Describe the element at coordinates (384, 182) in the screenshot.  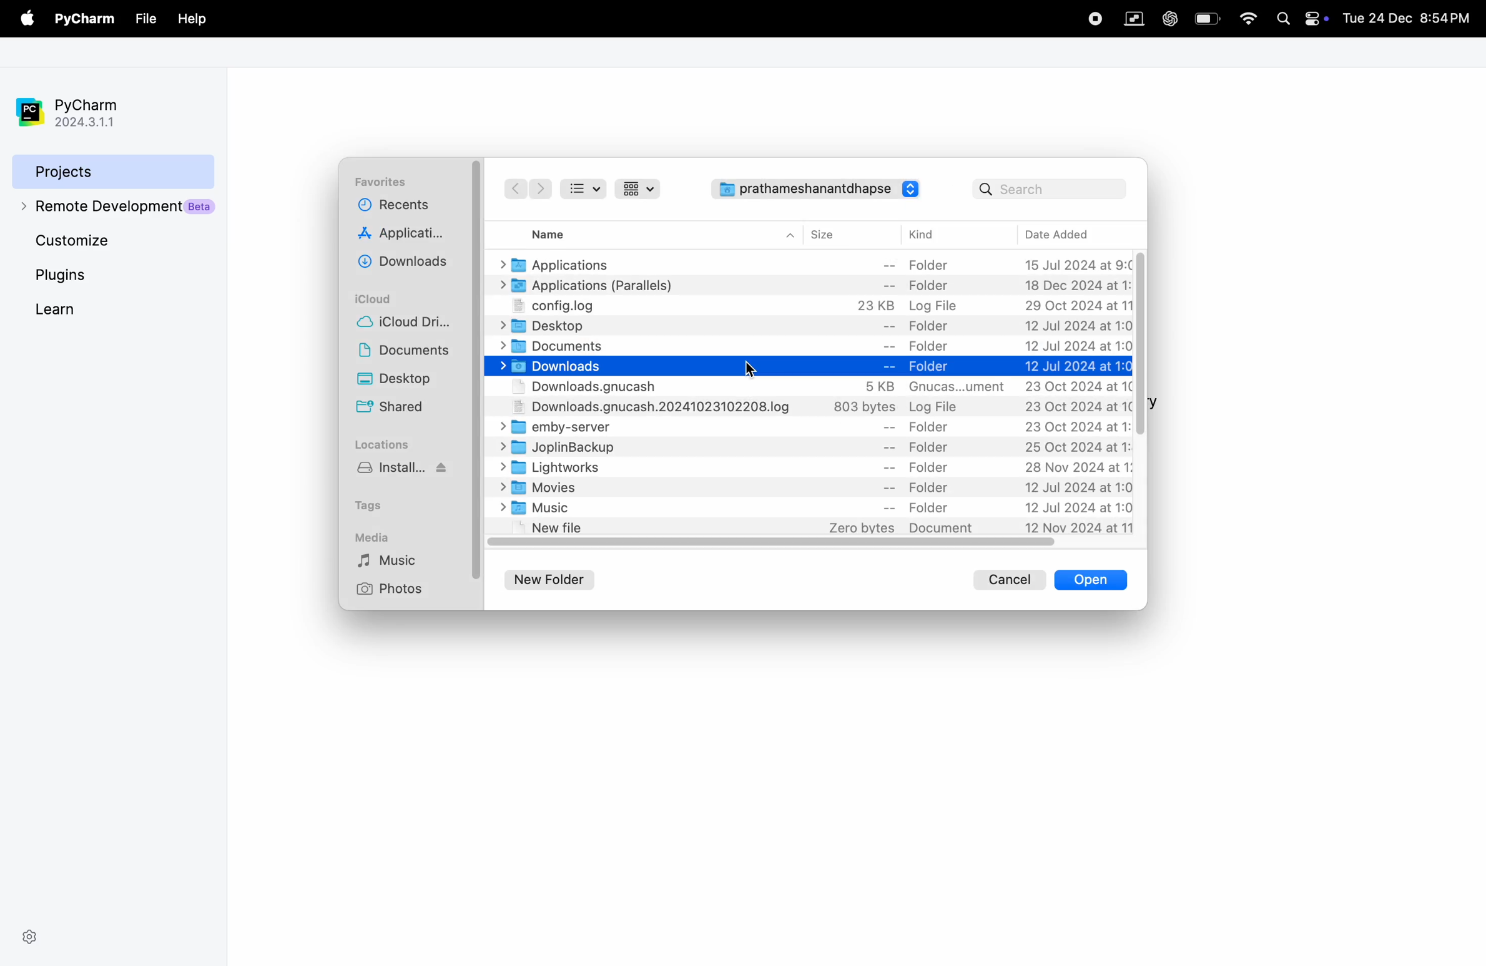
I see `favourites` at that location.